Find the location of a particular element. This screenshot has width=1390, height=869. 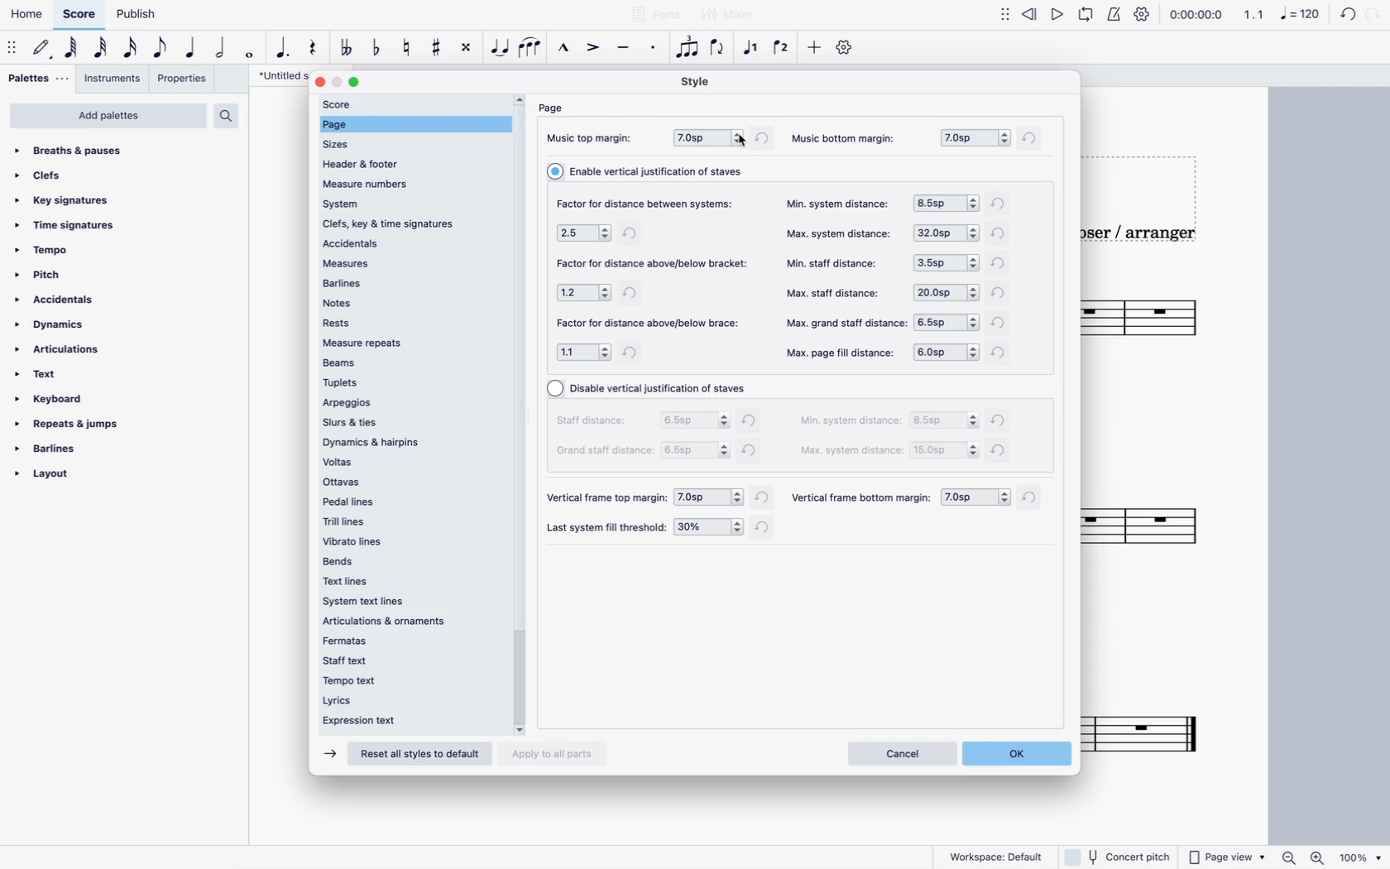

eight note is located at coordinates (160, 50).